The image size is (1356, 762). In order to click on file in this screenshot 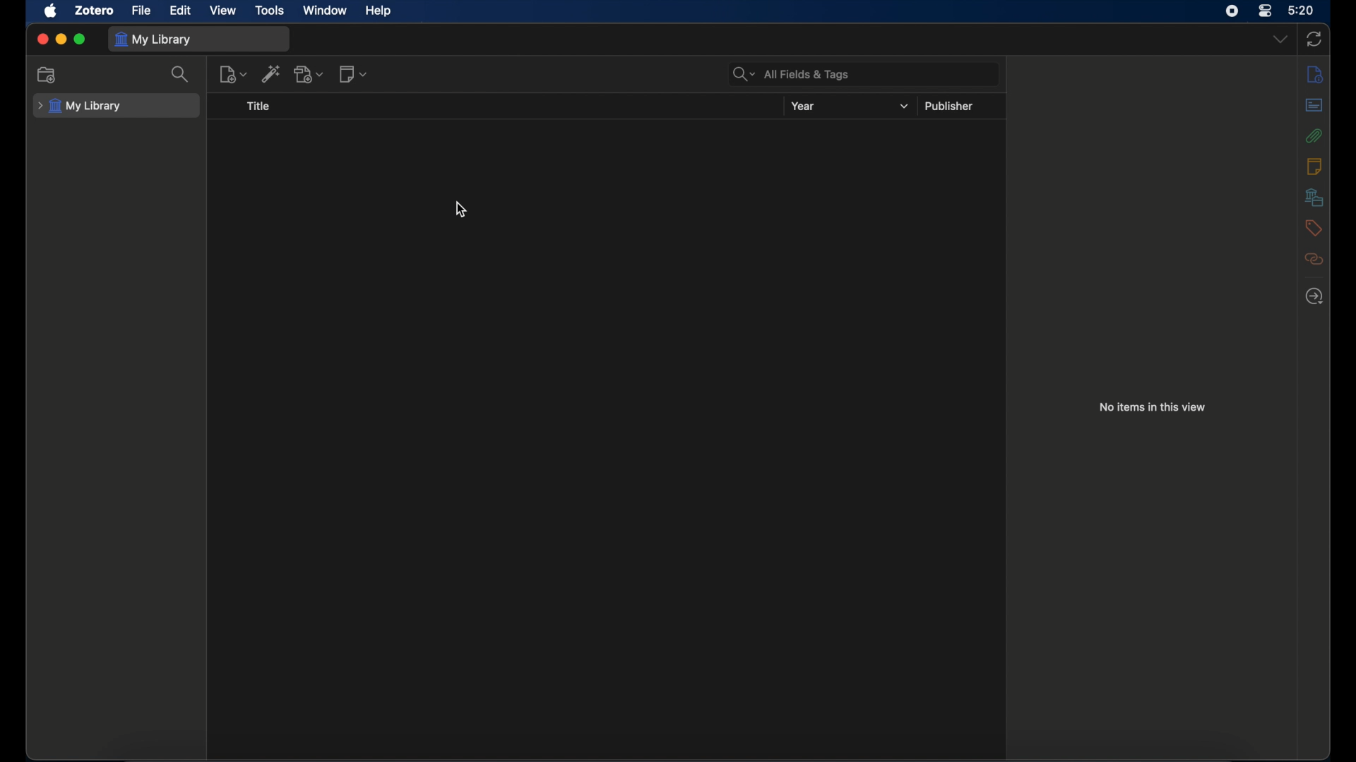, I will do `click(141, 11)`.